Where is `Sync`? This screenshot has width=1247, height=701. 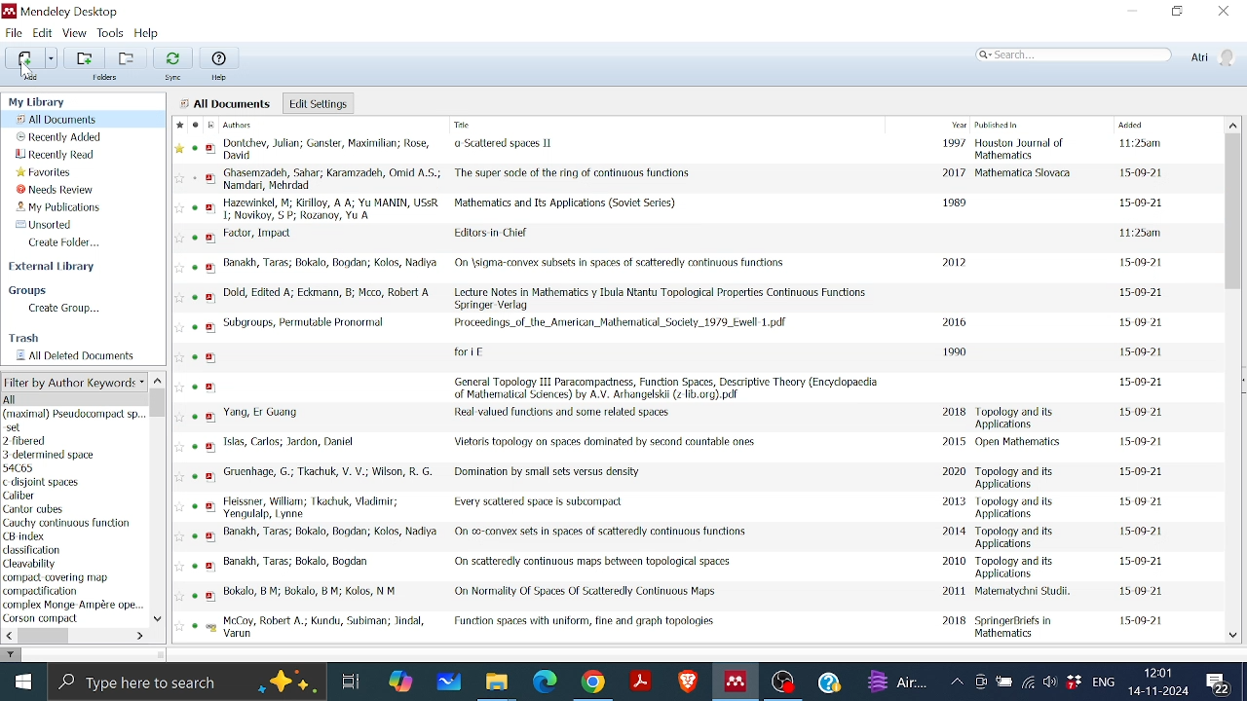
Sync is located at coordinates (174, 78).